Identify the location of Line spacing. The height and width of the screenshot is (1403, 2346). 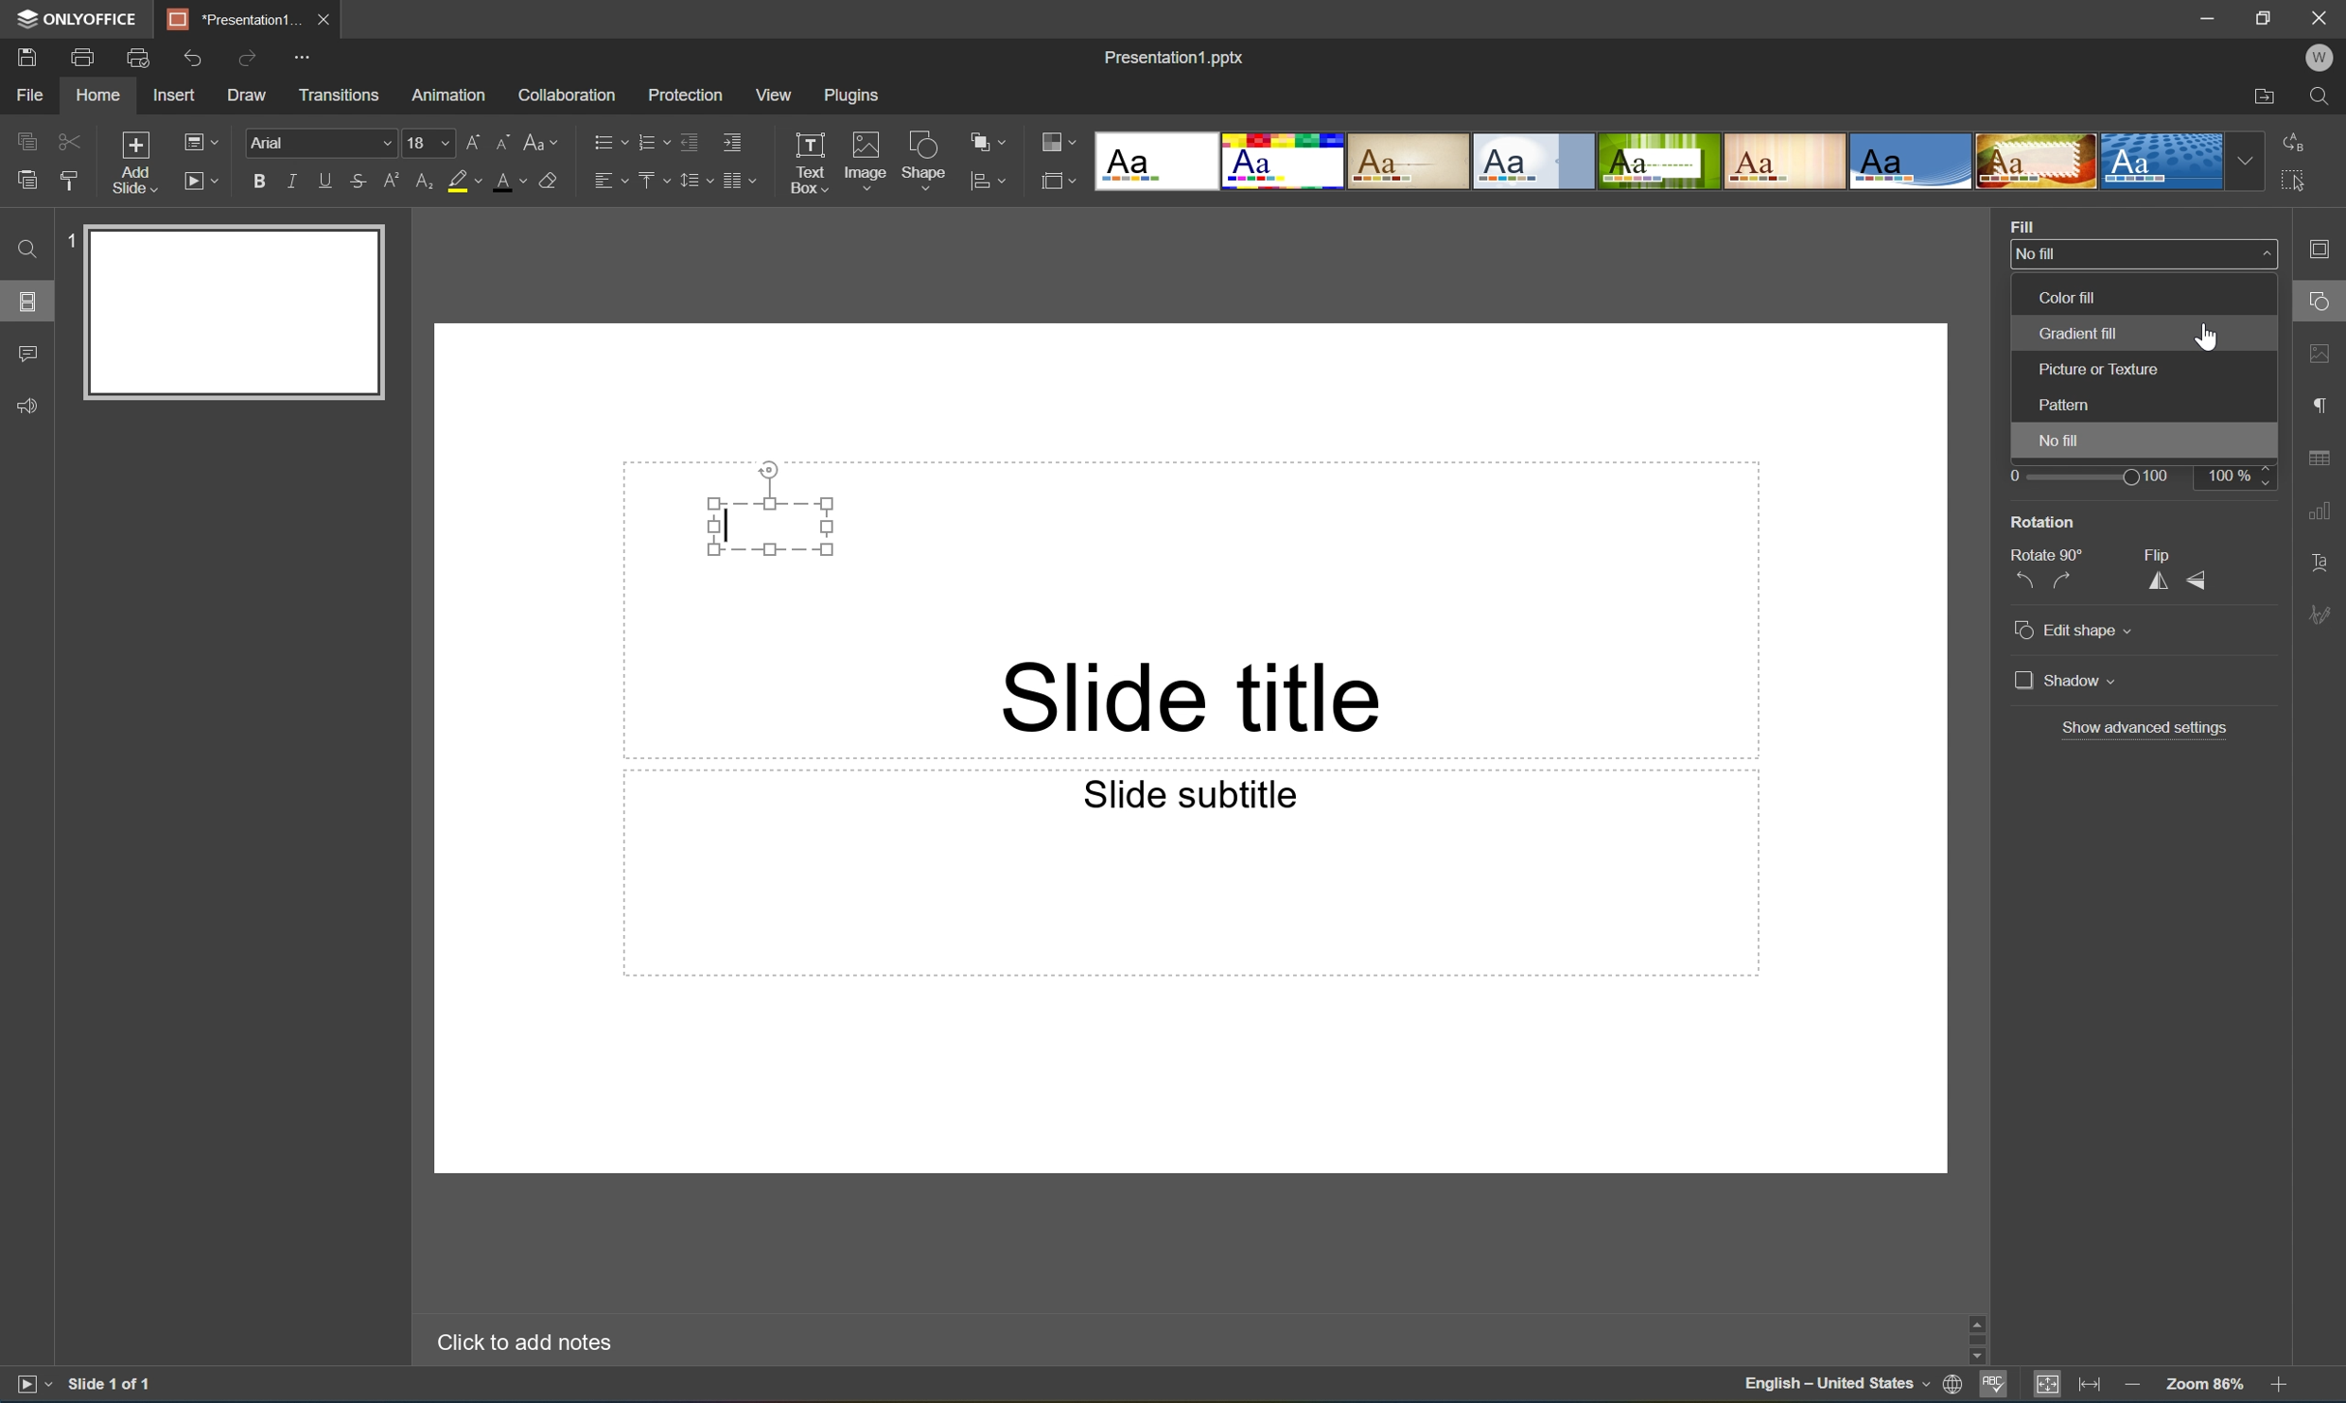
(693, 181).